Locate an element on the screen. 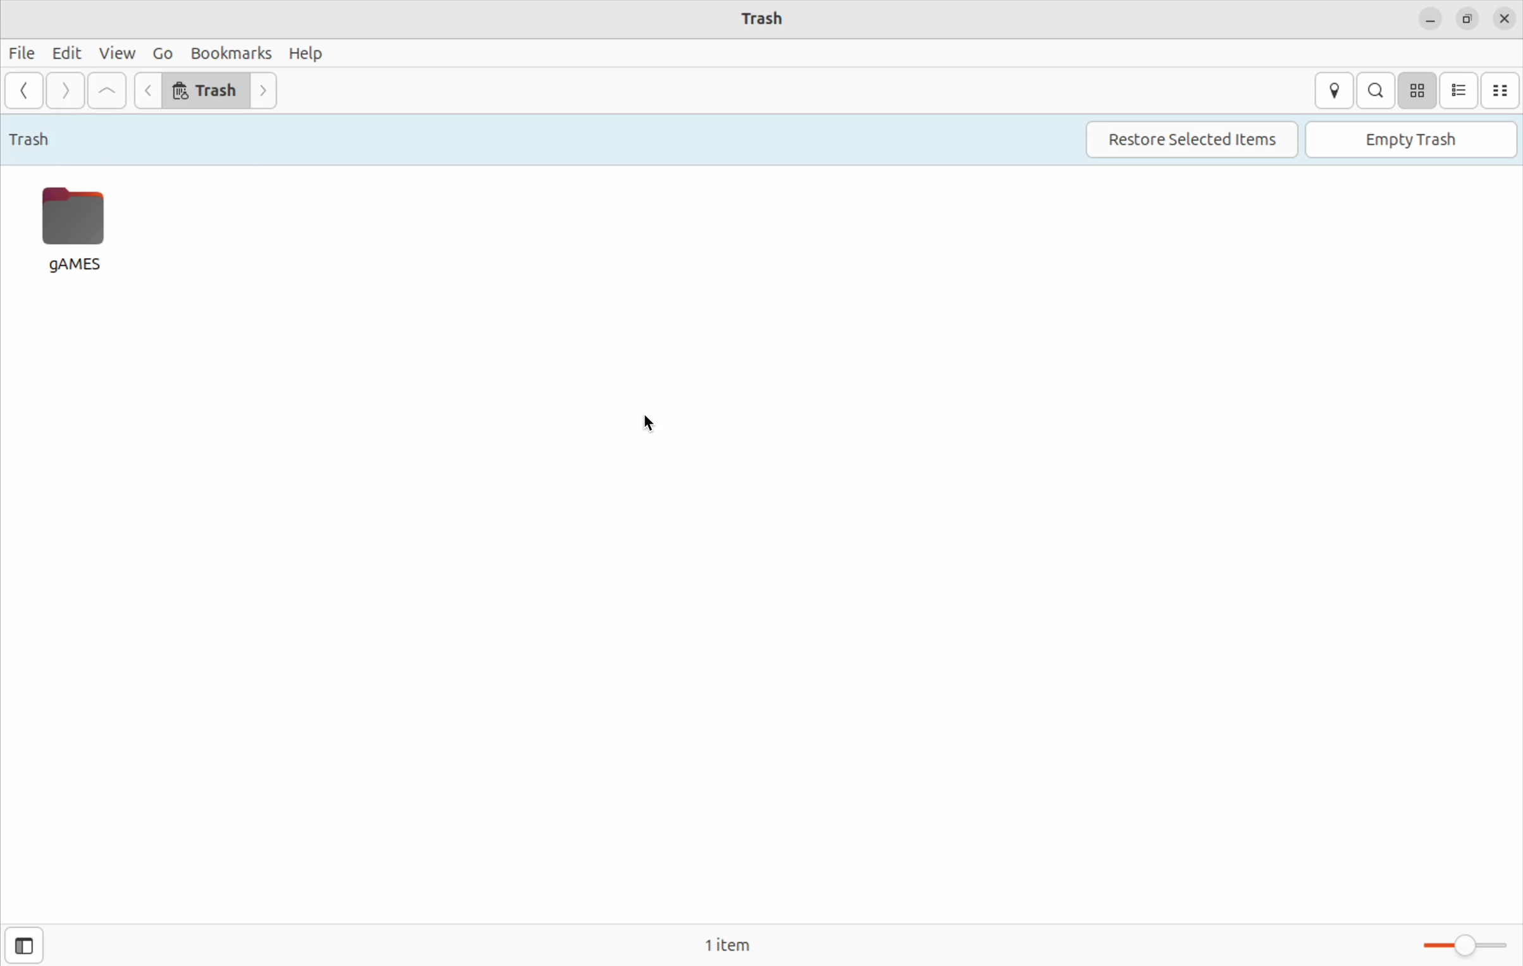  minimize is located at coordinates (1426, 18).